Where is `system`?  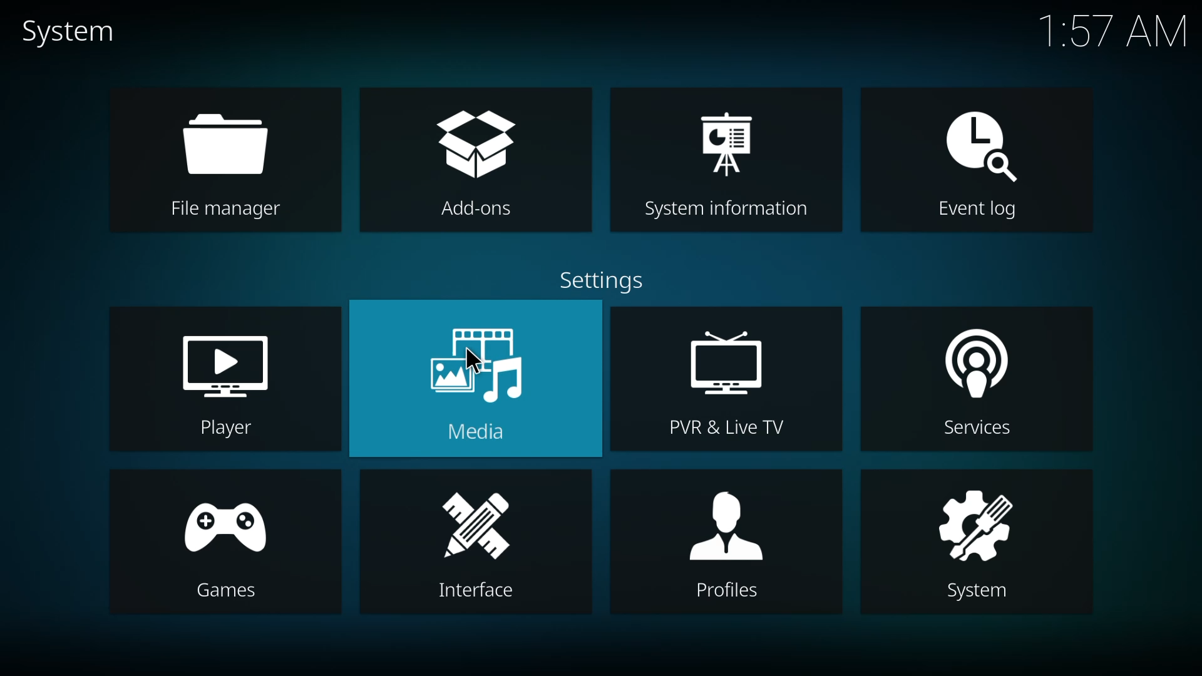
system is located at coordinates (73, 31).